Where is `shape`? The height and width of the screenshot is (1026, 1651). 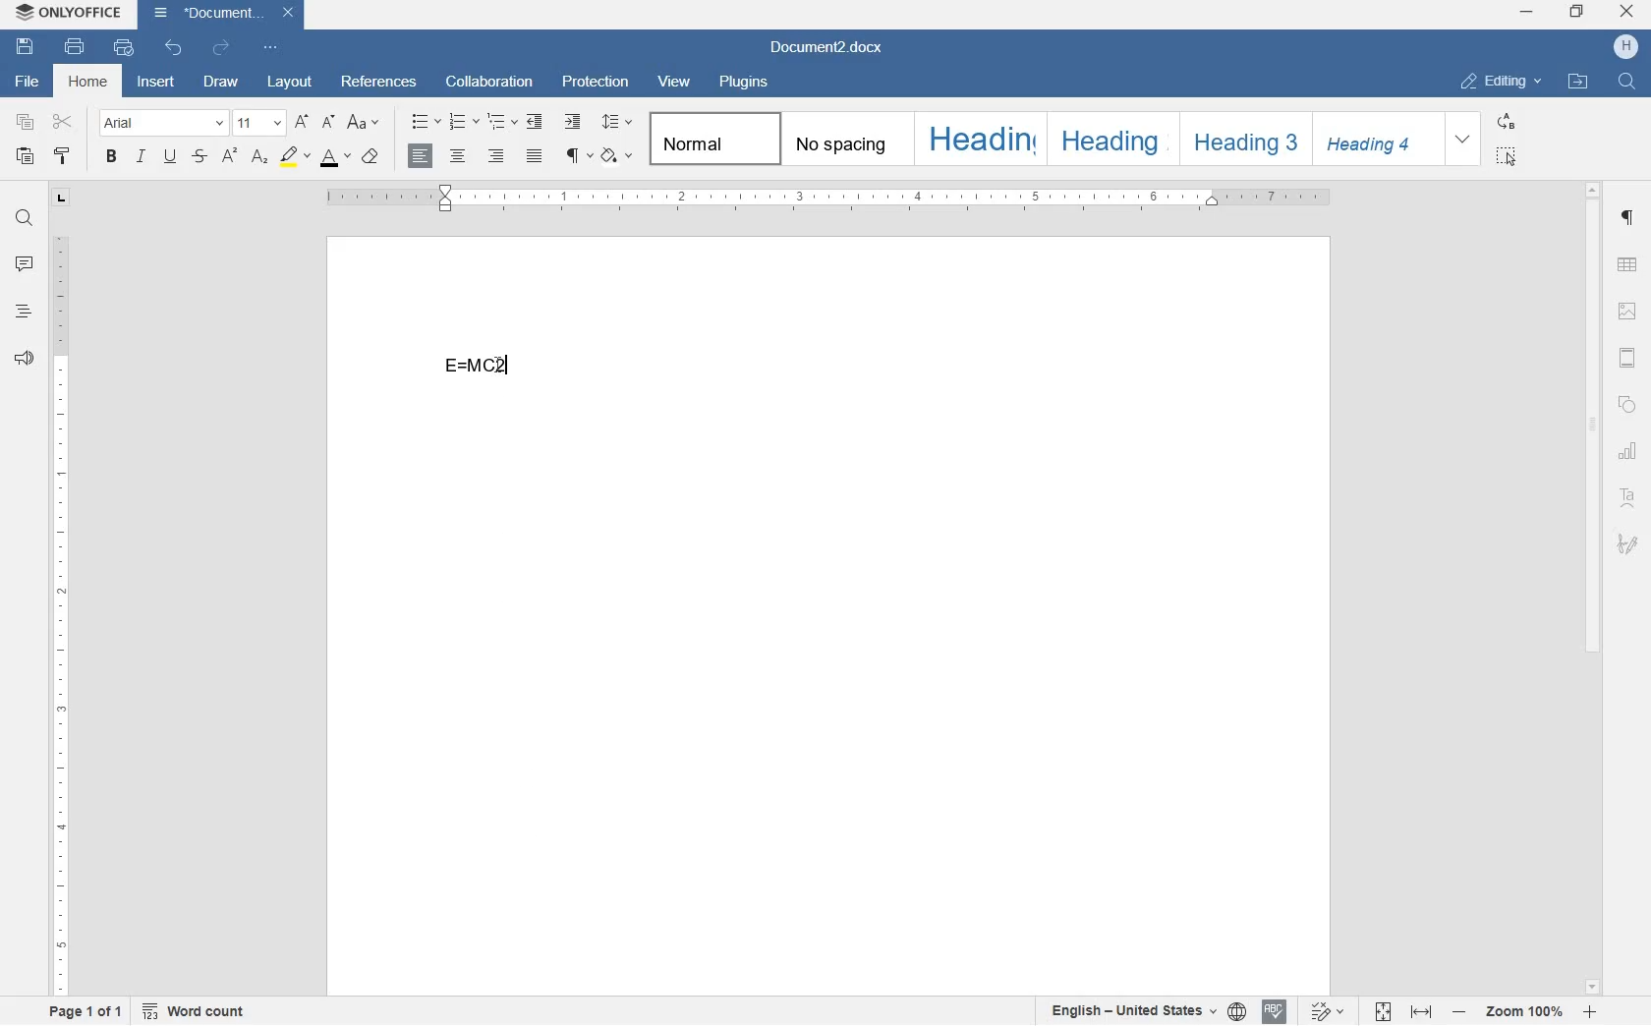
shape is located at coordinates (1629, 405).